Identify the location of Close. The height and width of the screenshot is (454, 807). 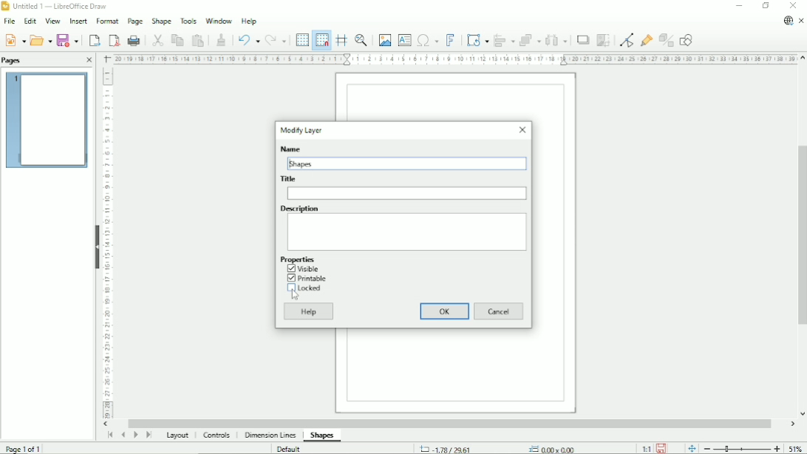
(522, 130).